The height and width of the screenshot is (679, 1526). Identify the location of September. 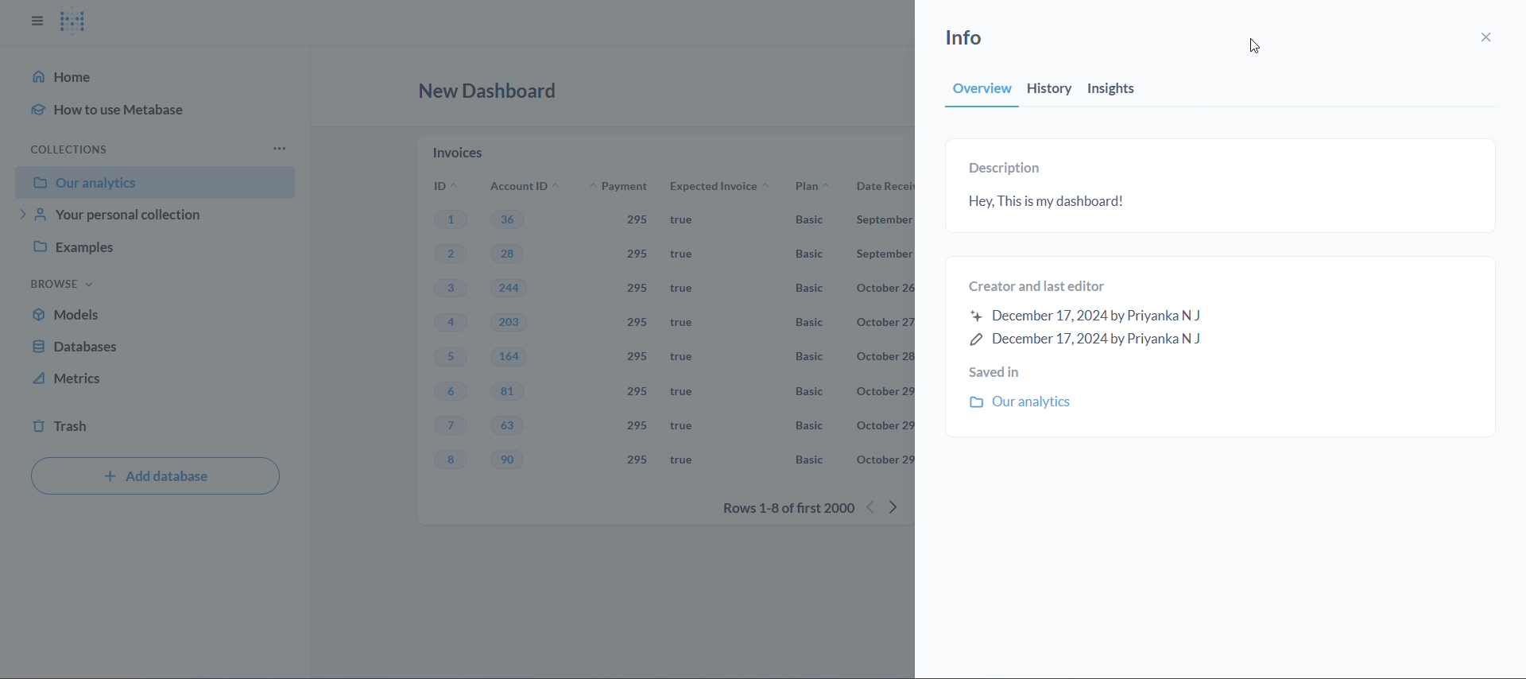
(885, 222).